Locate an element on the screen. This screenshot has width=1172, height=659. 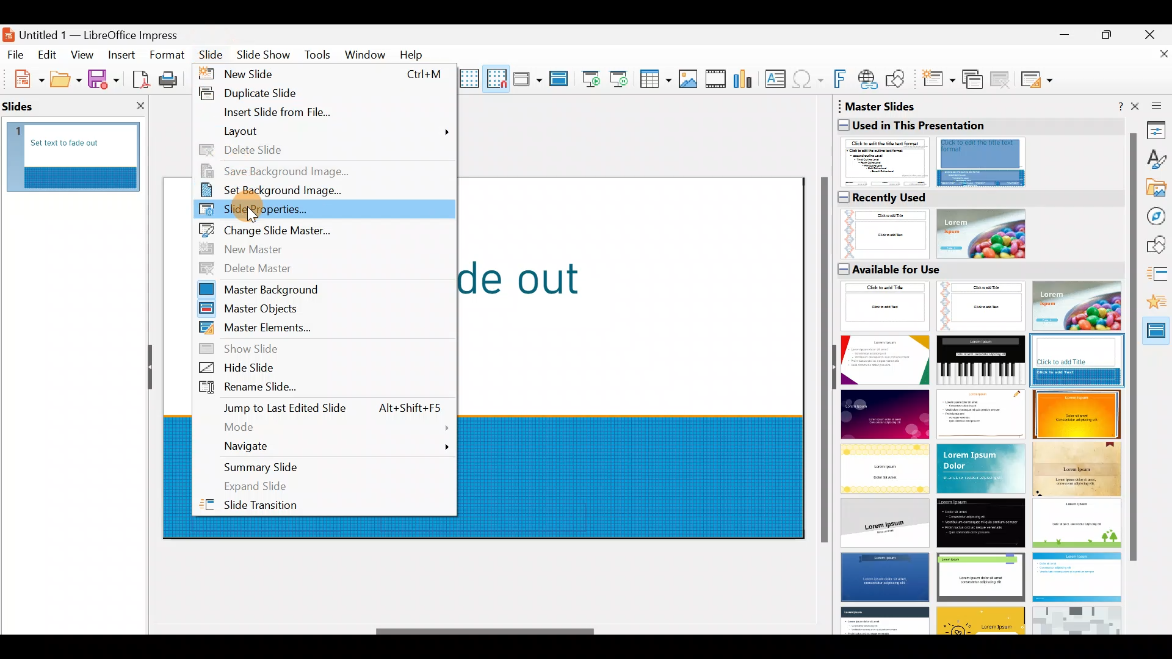
New slide is located at coordinates (938, 82).